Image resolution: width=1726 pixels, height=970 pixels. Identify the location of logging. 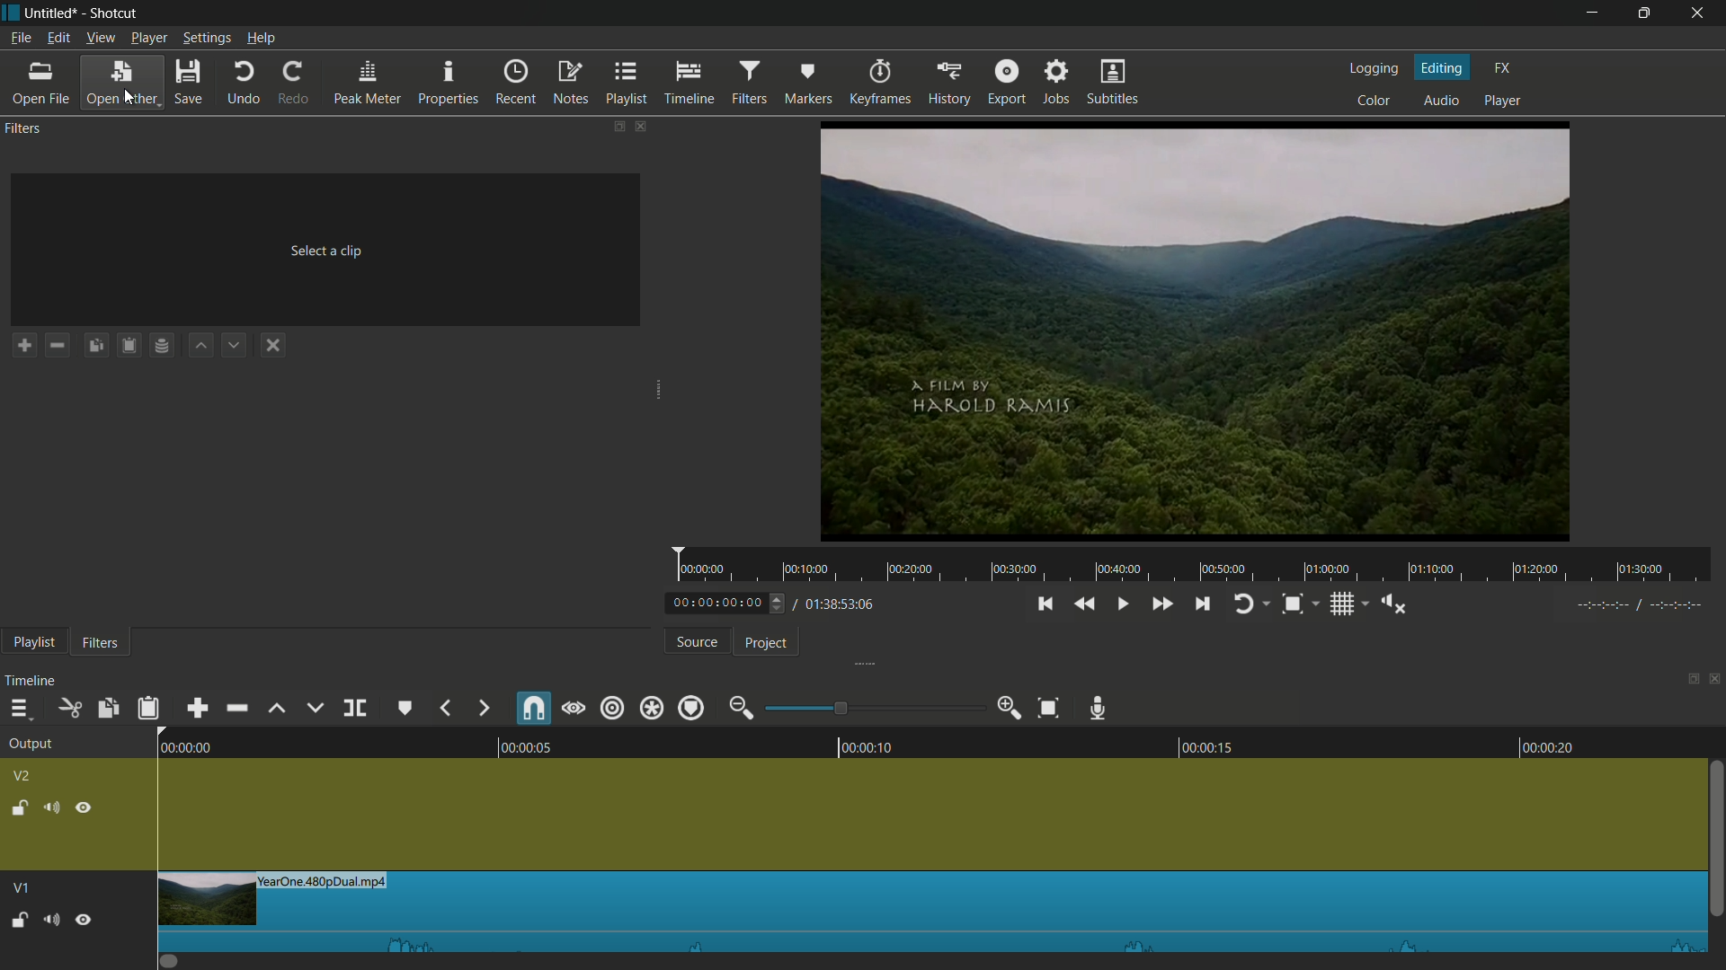
(1376, 70).